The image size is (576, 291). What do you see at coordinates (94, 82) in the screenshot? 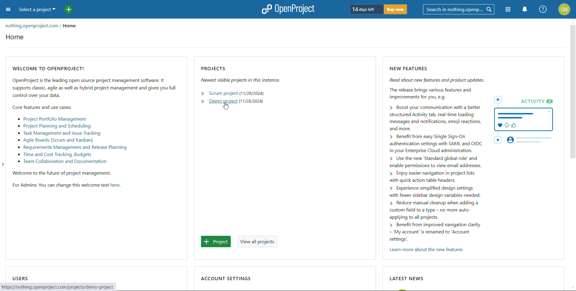
I see `welcome to openproject` at bounding box center [94, 82].